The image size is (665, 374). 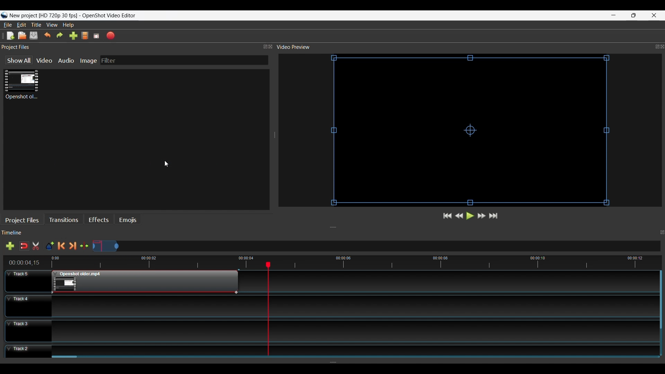 What do you see at coordinates (63, 246) in the screenshot?
I see `Previous marker` at bounding box center [63, 246].